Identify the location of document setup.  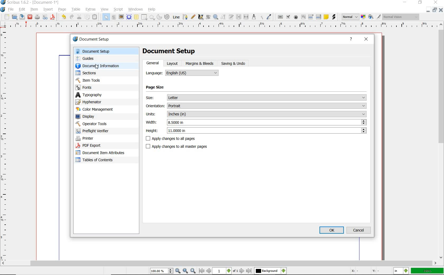
(102, 51).